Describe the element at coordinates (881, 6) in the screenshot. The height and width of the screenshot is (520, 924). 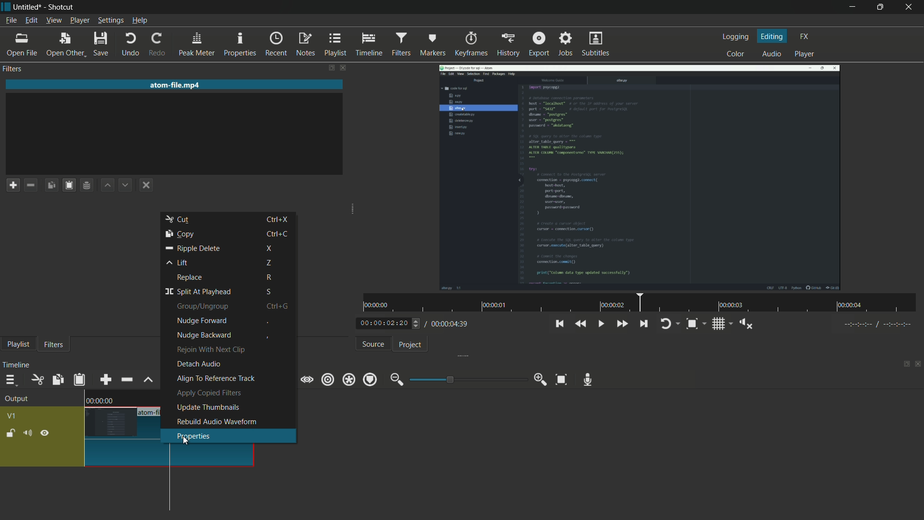
I see `maximize` at that location.